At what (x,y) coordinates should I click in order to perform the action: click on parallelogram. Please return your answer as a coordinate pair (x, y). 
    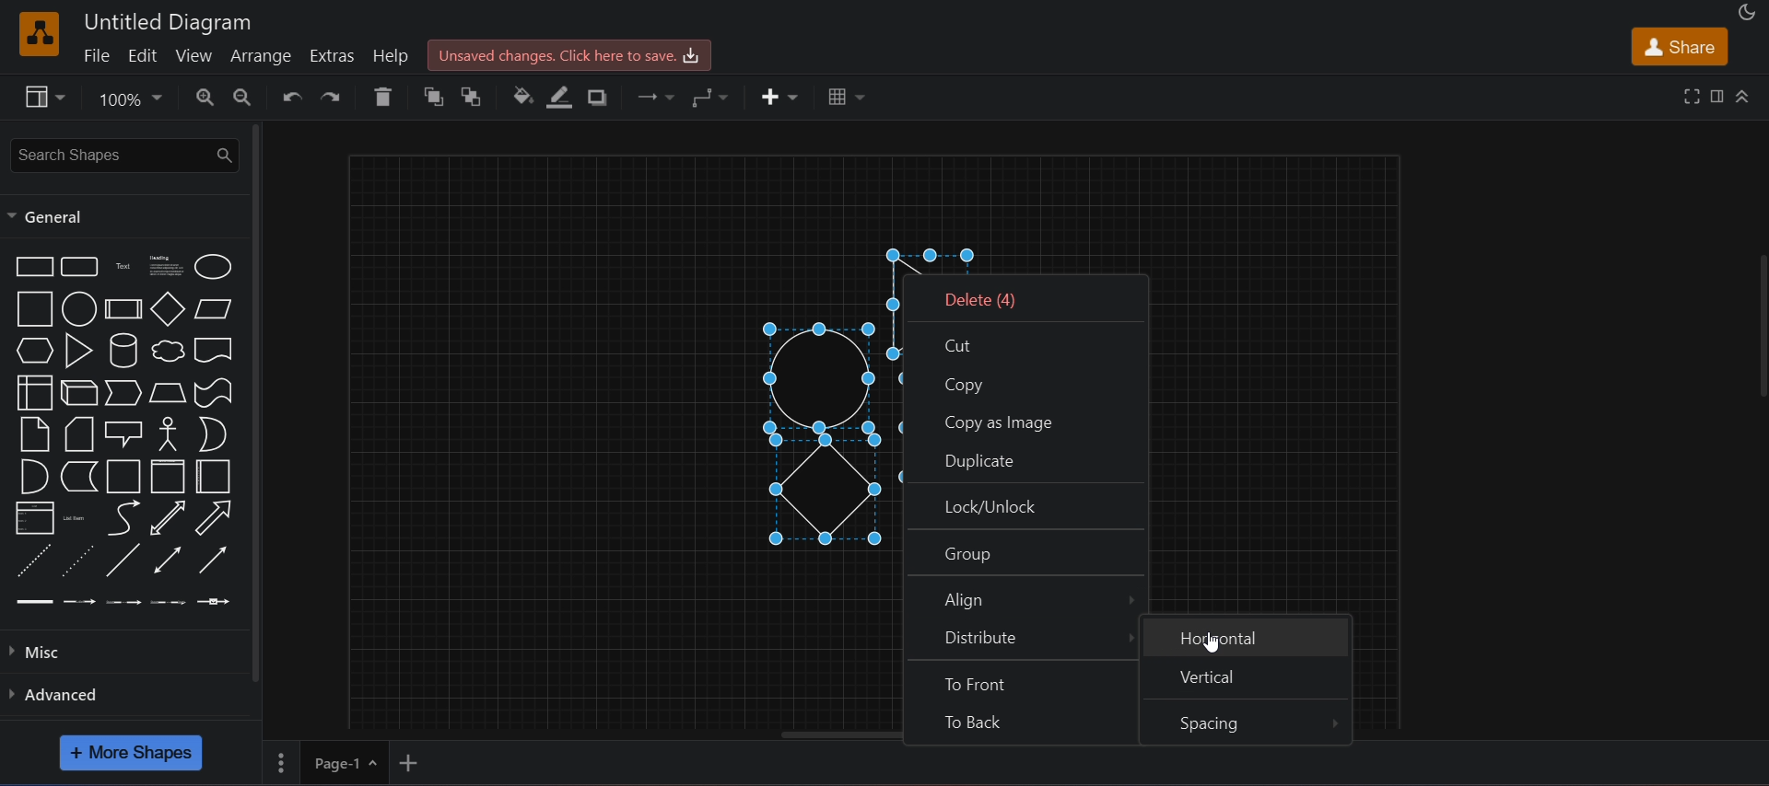
    Looking at the image, I should click on (214, 309).